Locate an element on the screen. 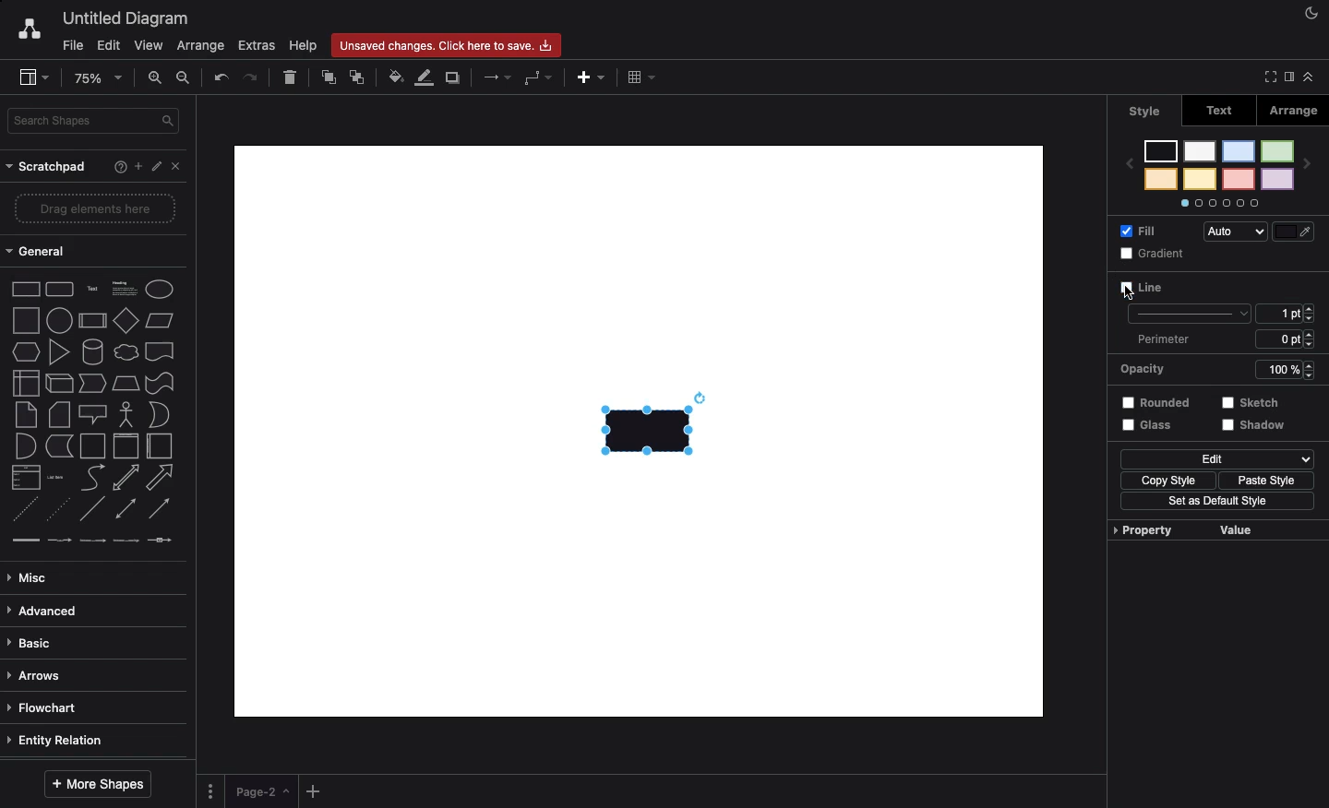  Eclipse is located at coordinates (160, 289).